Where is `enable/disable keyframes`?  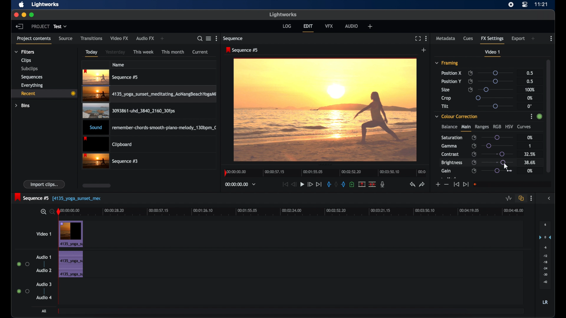
enable/disable keyframes is located at coordinates (474, 171).